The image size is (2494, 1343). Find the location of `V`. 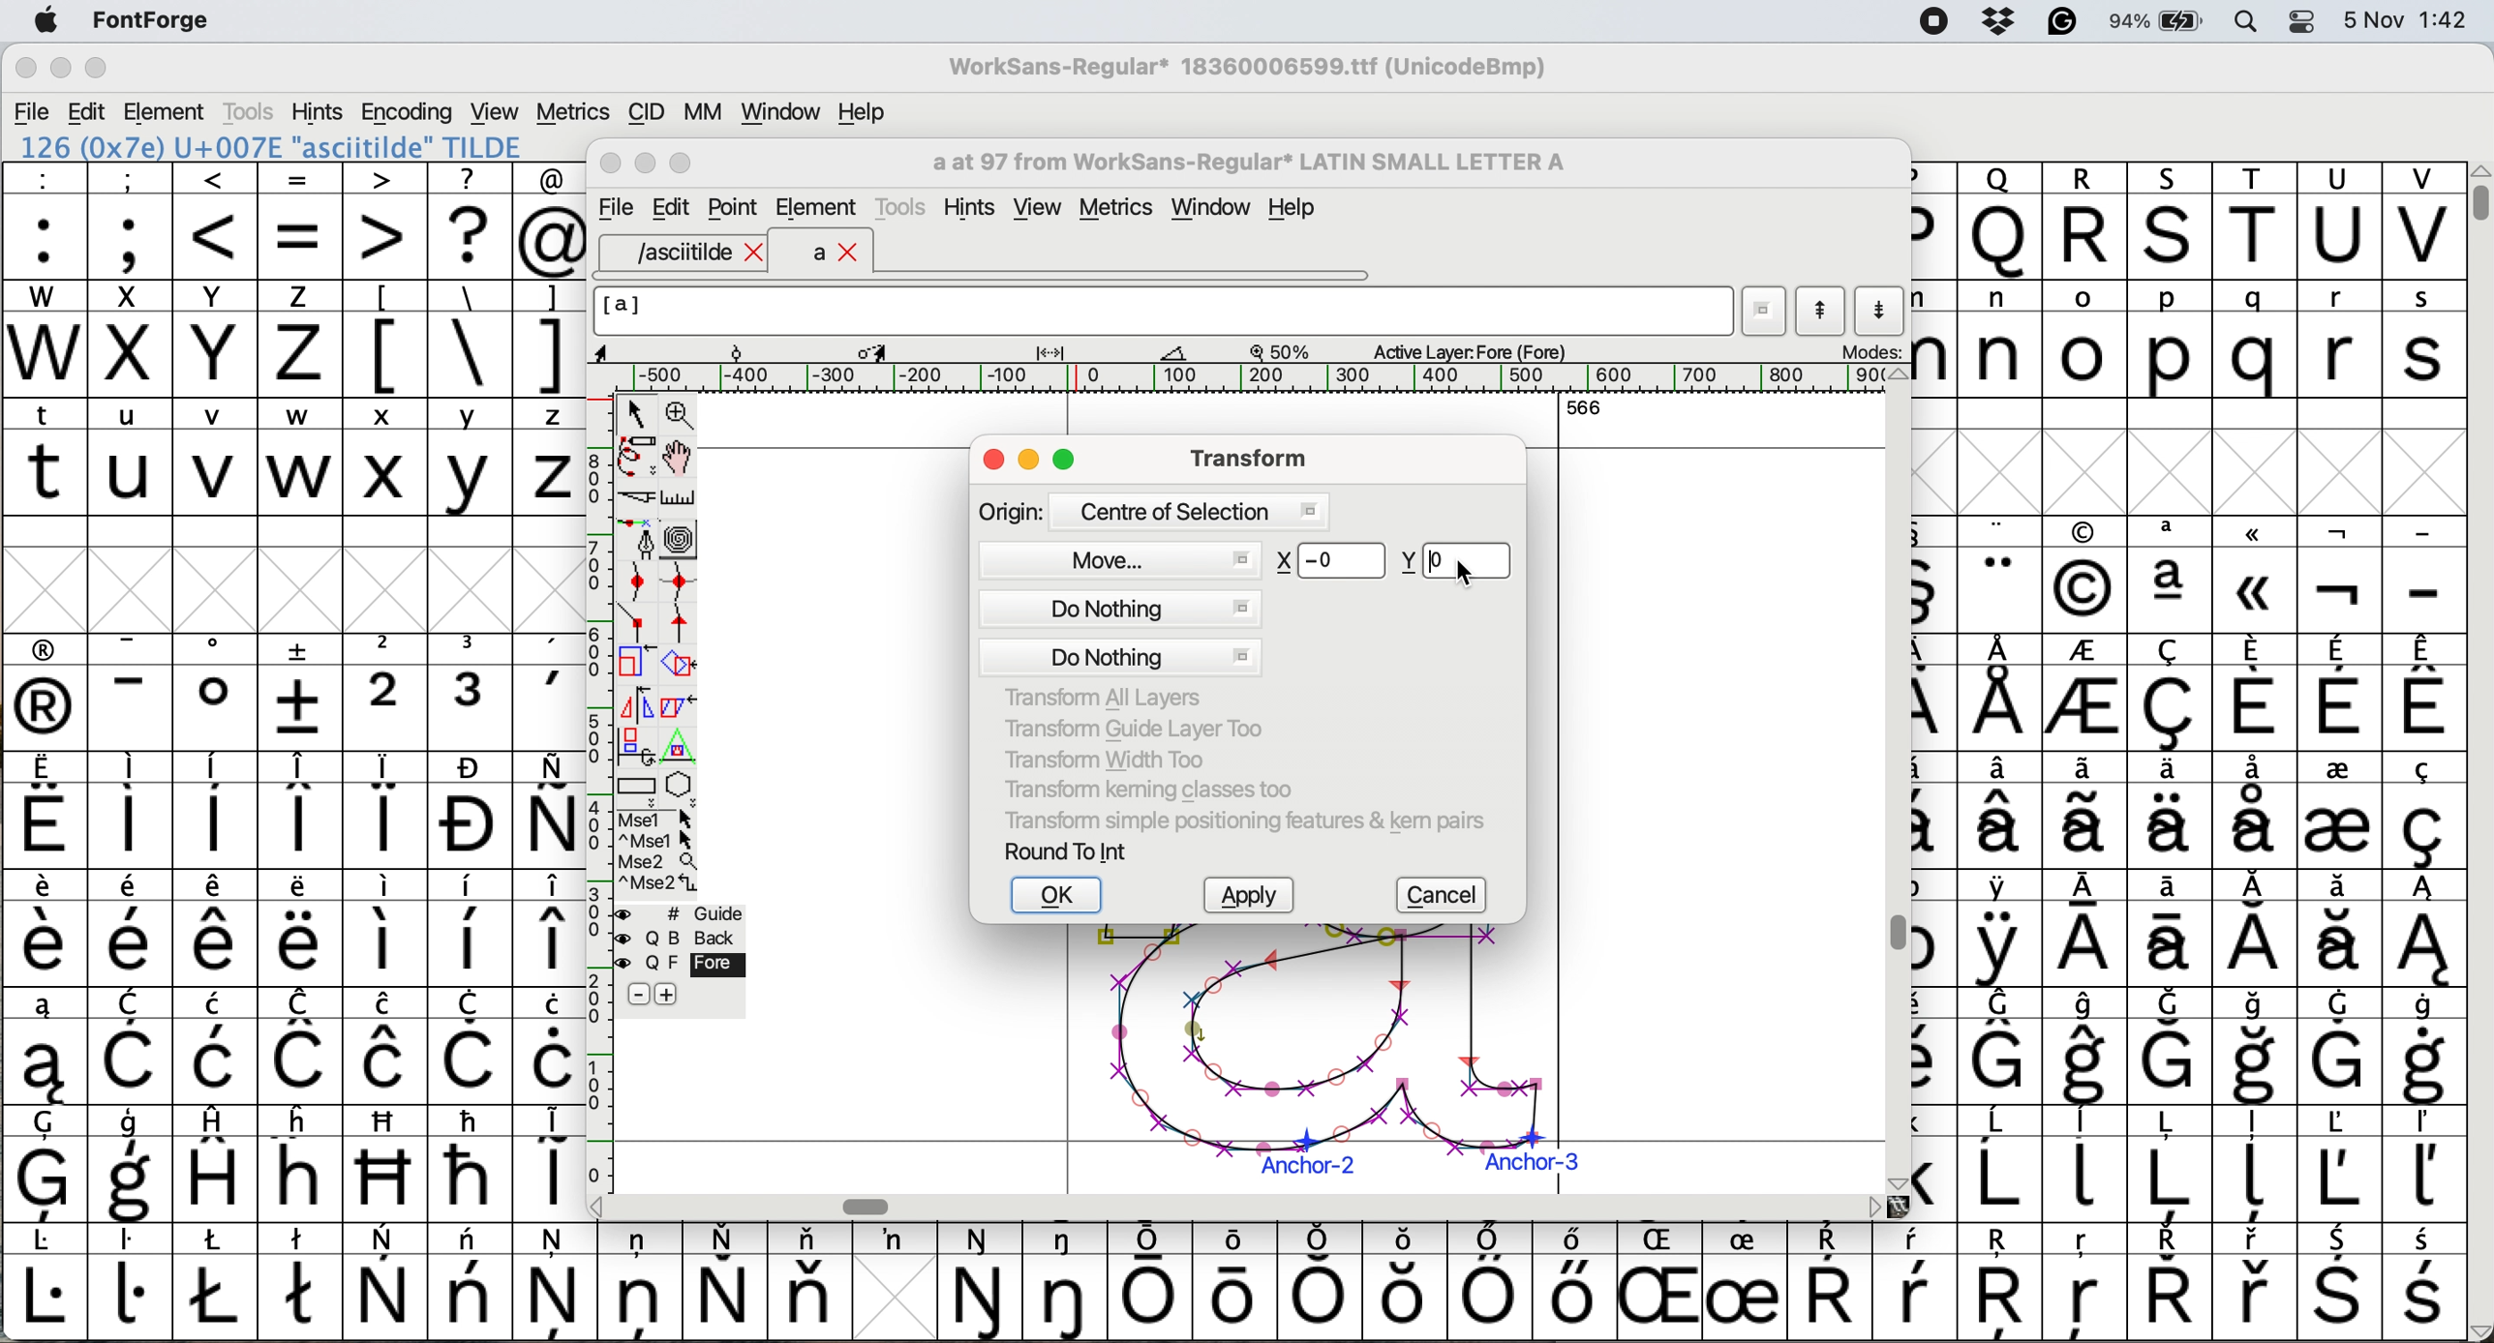

V is located at coordinates (2423, 222).